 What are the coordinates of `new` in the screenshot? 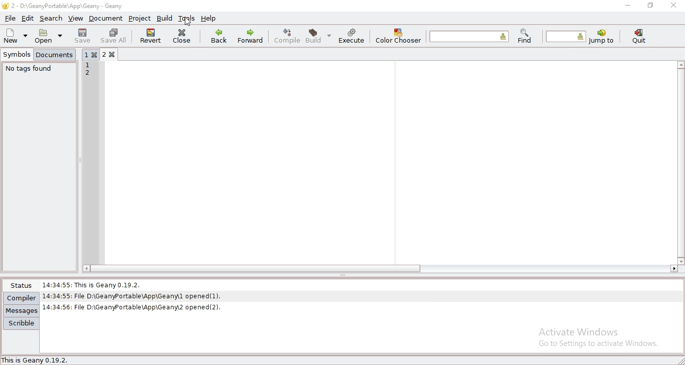 It's located at (12, 35).